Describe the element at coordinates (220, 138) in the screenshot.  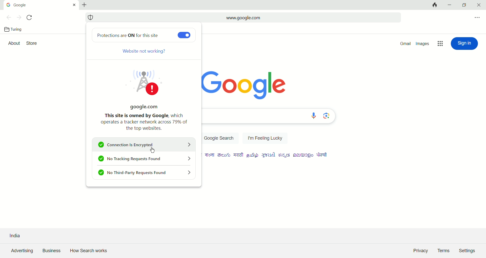
I see `Google Search` at that location.